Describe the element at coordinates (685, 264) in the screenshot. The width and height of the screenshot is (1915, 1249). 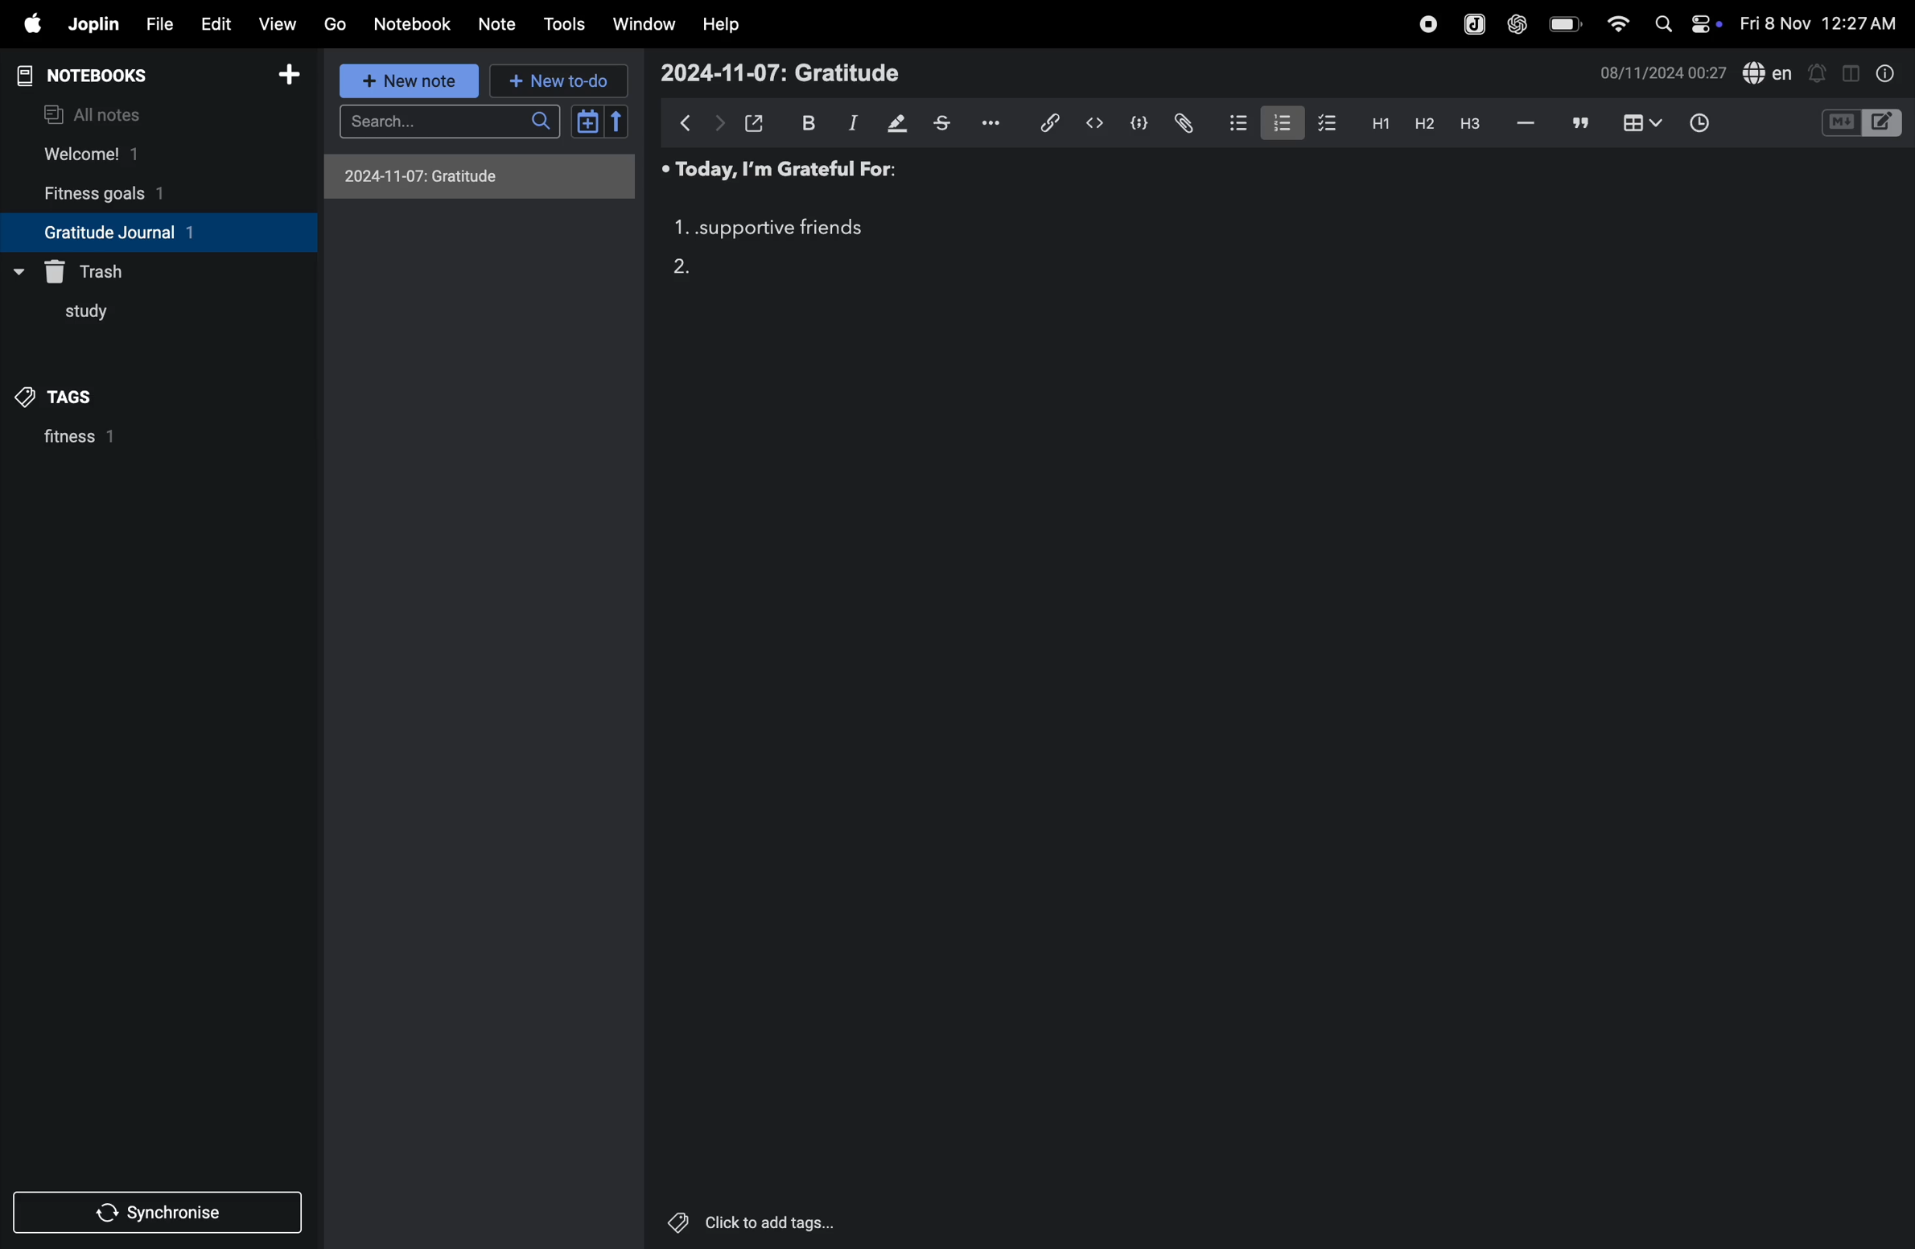
I see `2. ` at that location.